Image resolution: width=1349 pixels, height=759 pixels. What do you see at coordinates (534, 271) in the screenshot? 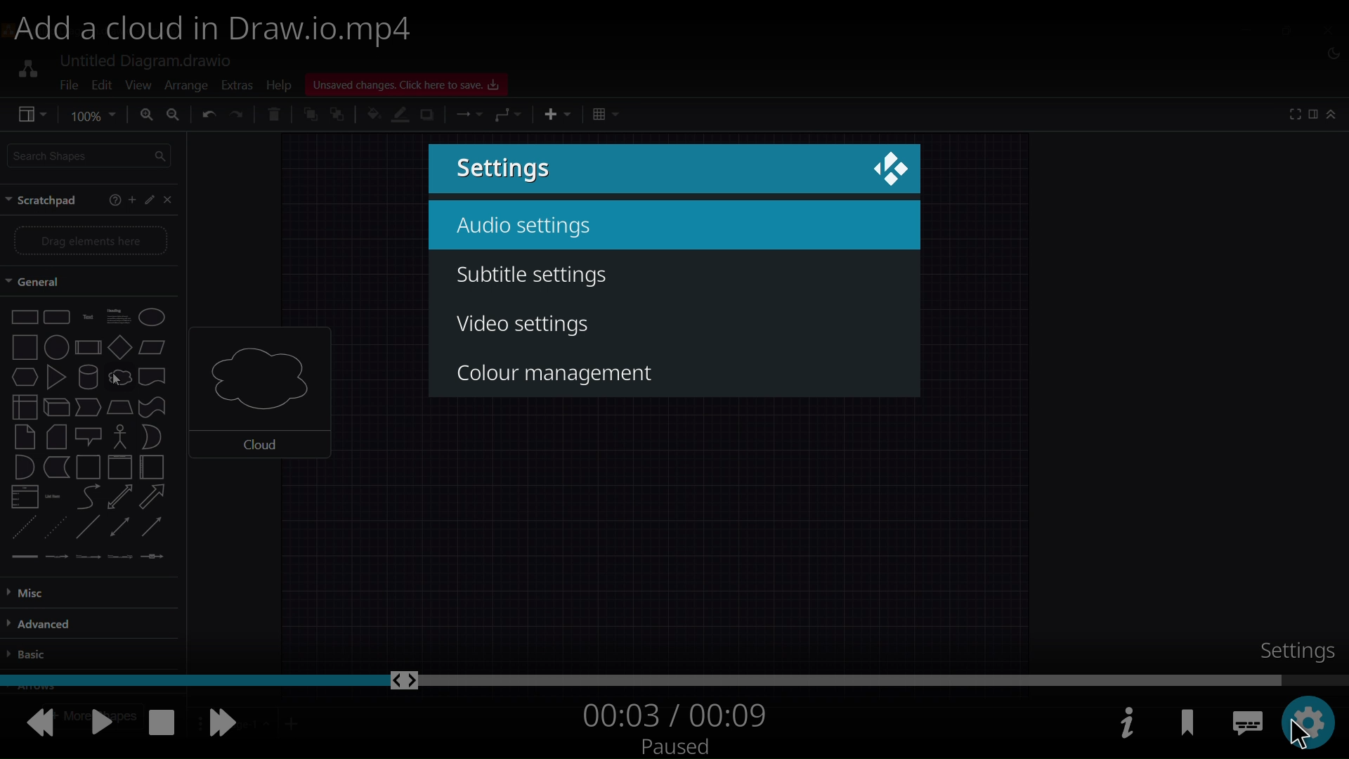
I see `subtitle setting` at bounding box center [534, 271].